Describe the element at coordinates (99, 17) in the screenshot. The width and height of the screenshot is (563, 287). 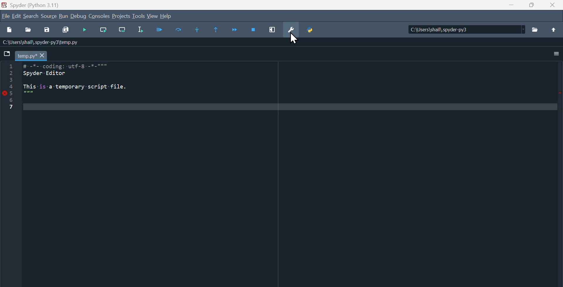
I see `Consoles` at that location.